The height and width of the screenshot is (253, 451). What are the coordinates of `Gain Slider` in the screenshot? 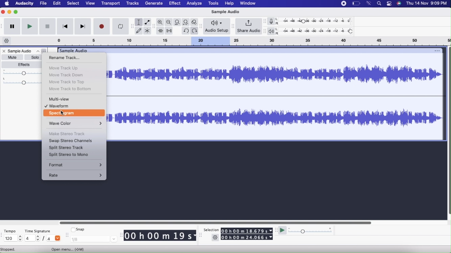 It's located at (20, 73).